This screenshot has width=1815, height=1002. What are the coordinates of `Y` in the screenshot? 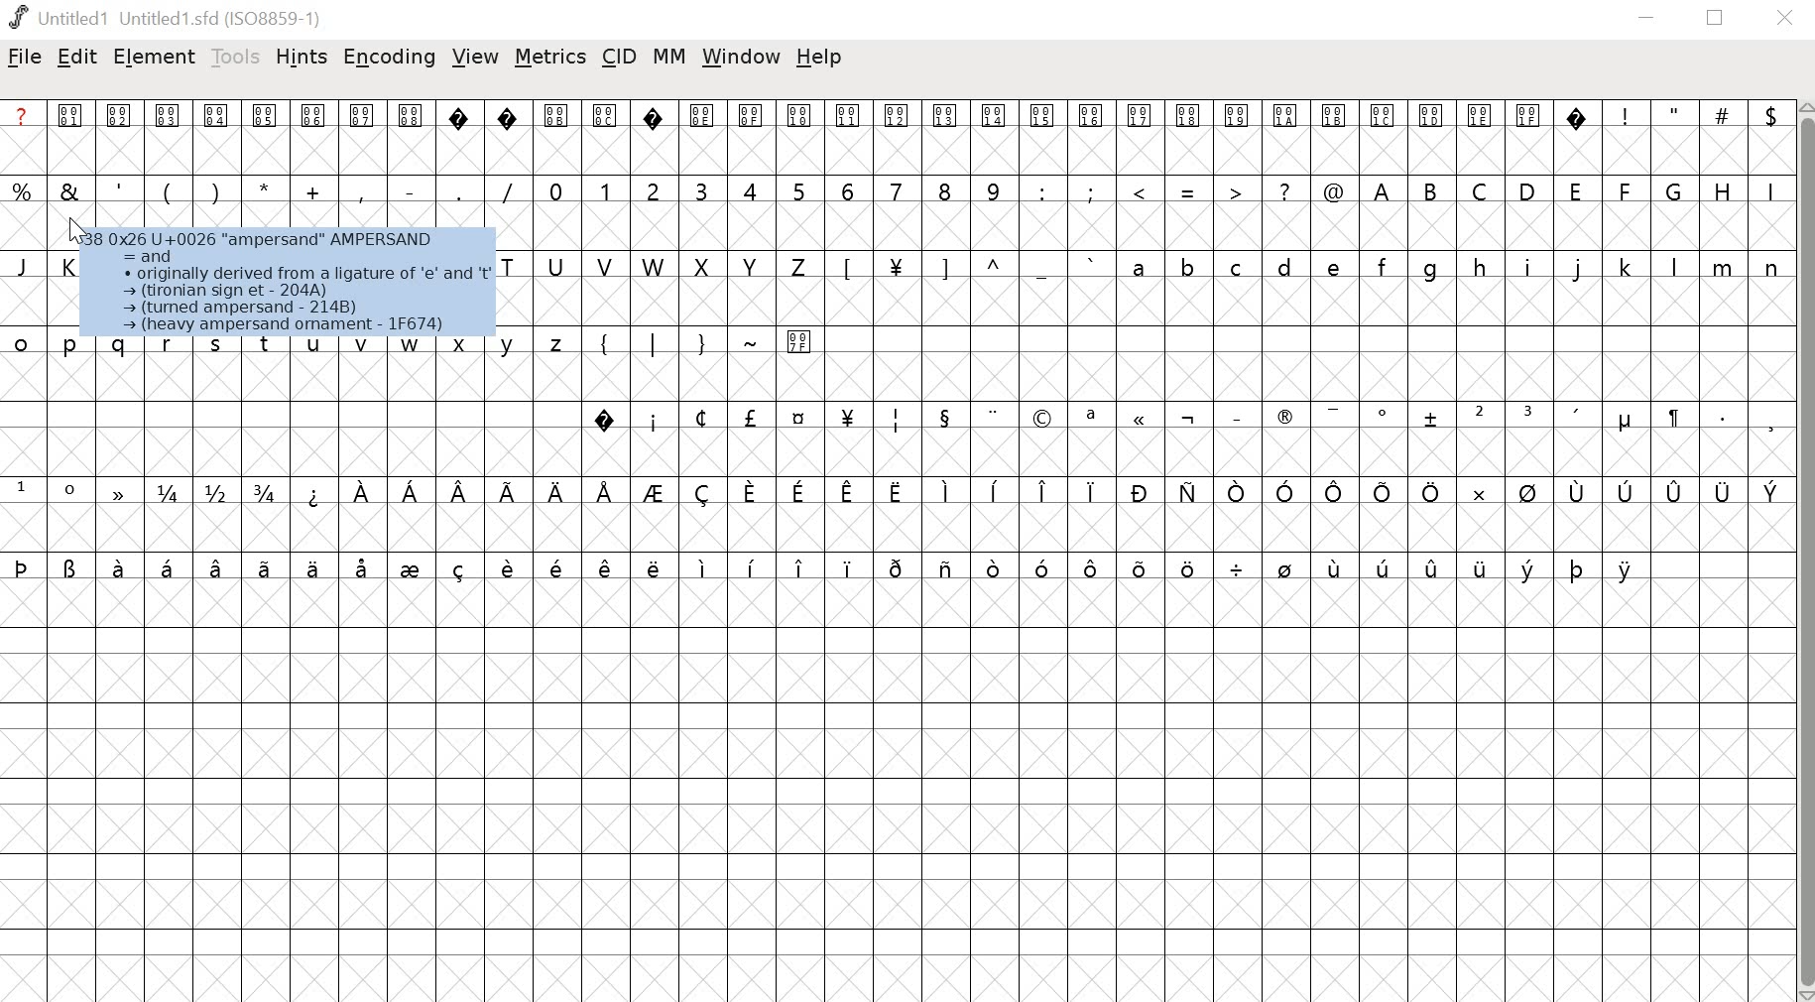 It's located at (753, 266).